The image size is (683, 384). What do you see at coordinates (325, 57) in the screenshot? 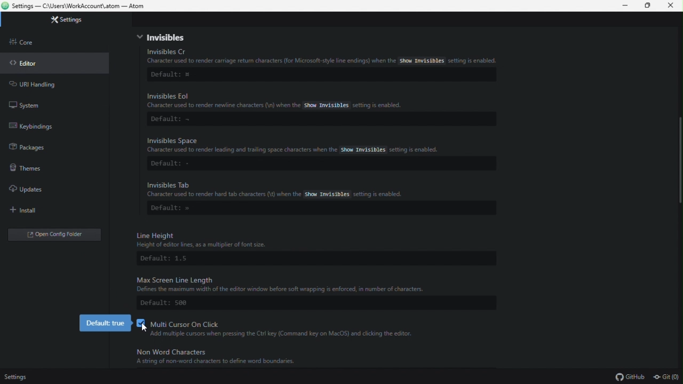
I see `Invisibles Cr
Character used to render carriage return characters (for Microsoft style line endings) when the Show Invisibles setting is enabled.` at bounding box center [325, 57].